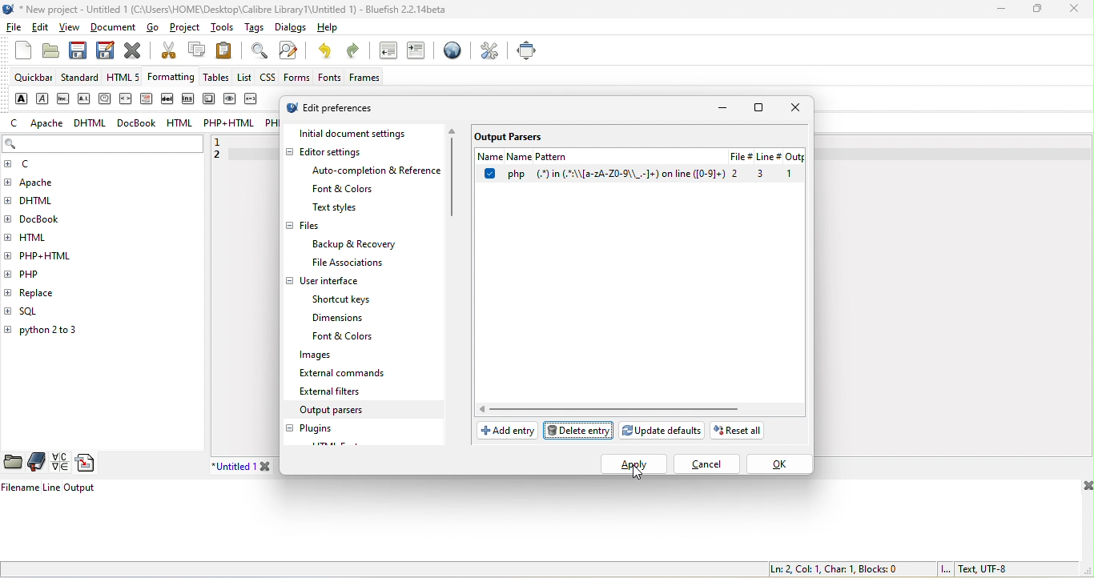 This screenshot has width=1094, height=578. Describe the element at coordinates (50, 51) in the screenshot. I see `open` at that location.